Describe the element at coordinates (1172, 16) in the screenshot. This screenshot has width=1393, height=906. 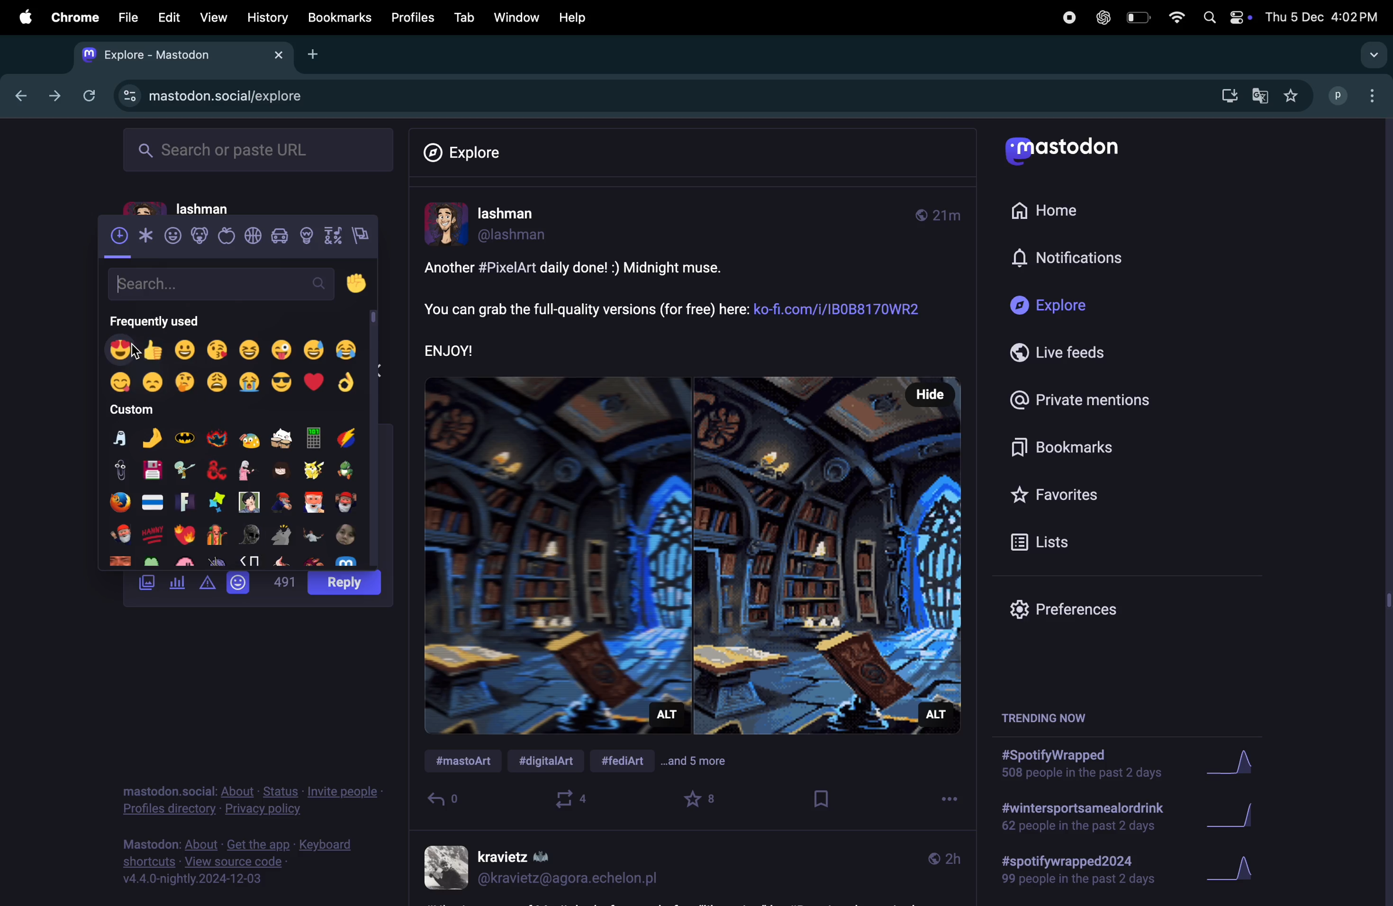
I see `wifi` at that location.